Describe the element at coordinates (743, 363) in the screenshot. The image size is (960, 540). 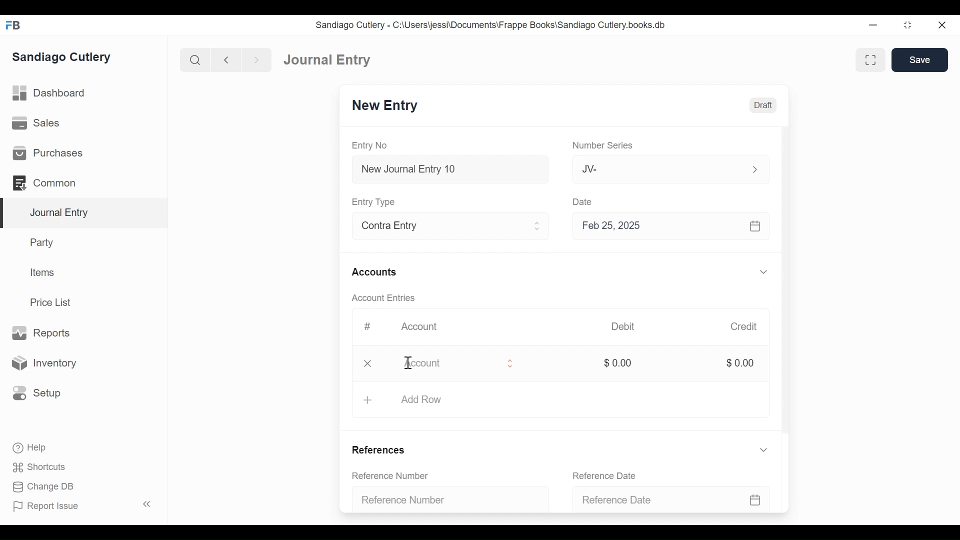
I see `$0.00` at that location.